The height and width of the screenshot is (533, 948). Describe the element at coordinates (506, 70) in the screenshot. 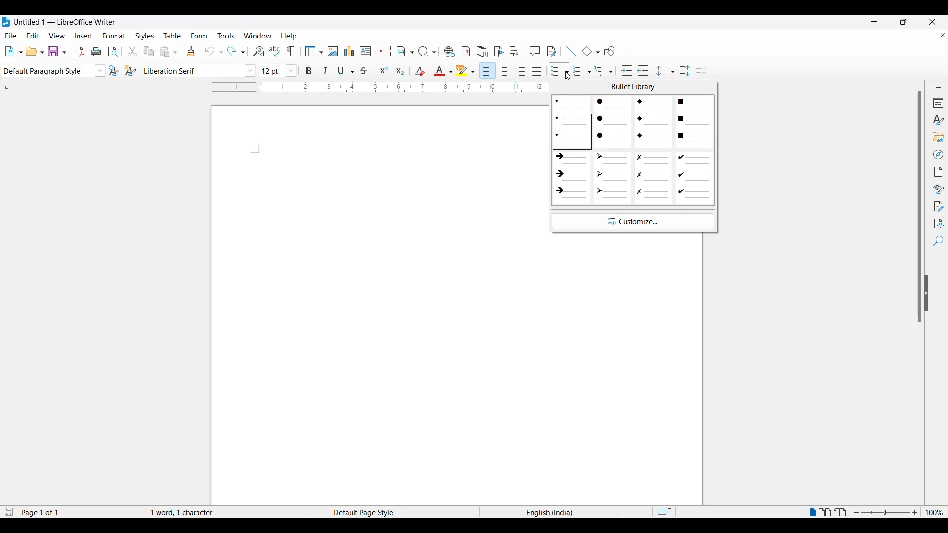

I see `align center` at that location.